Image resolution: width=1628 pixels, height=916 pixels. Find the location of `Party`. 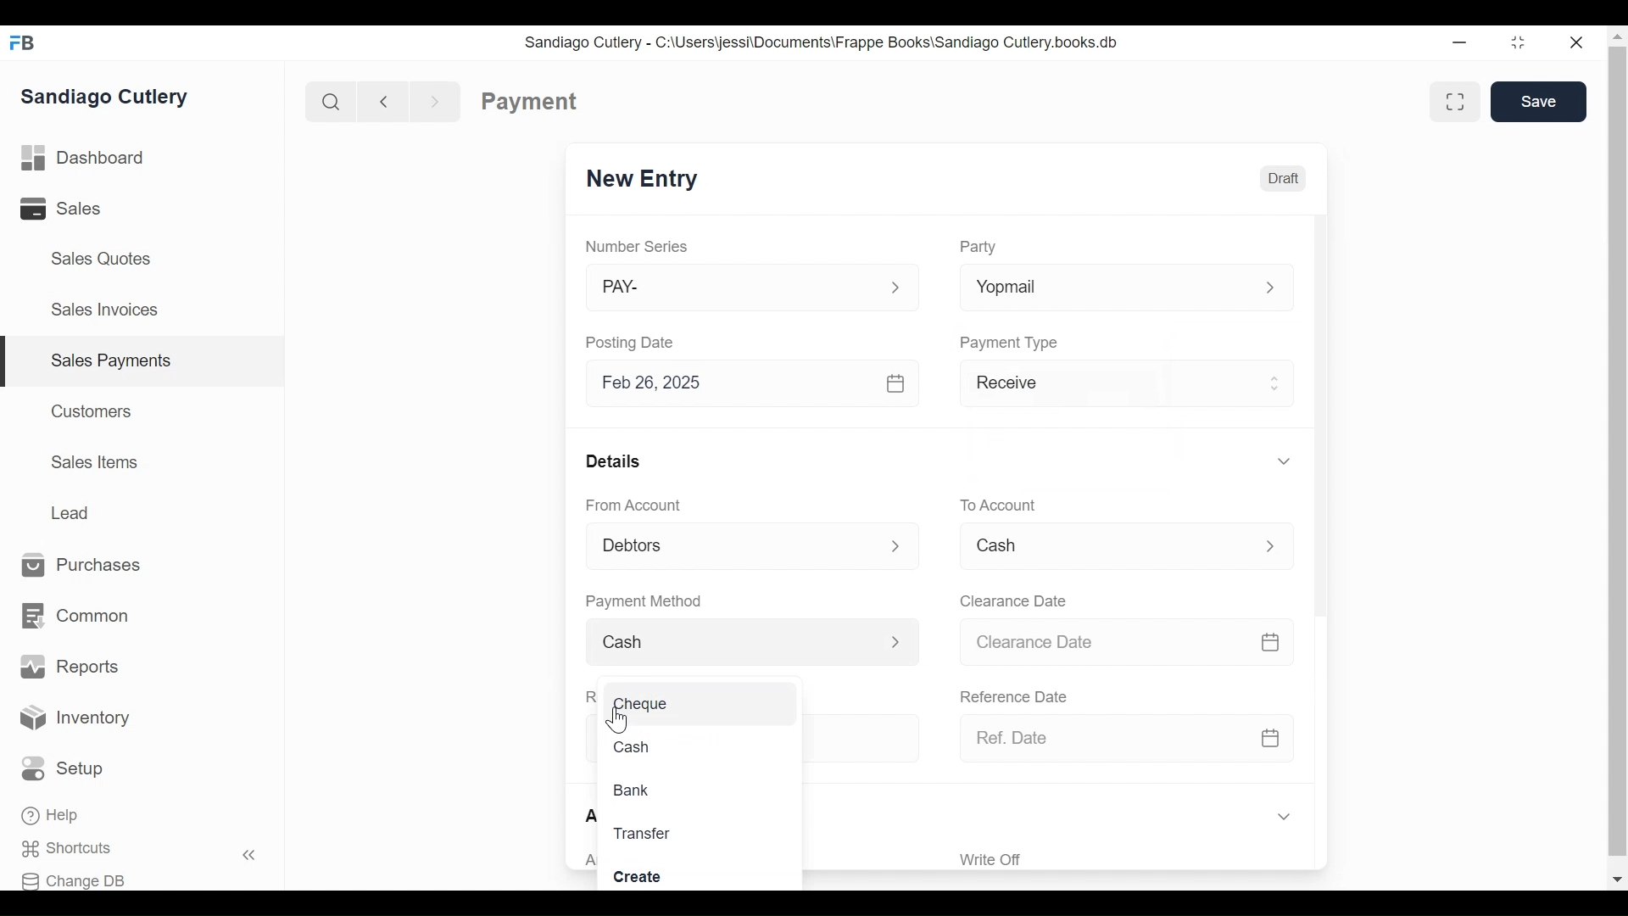

Party is located at coordinates (980, 247).